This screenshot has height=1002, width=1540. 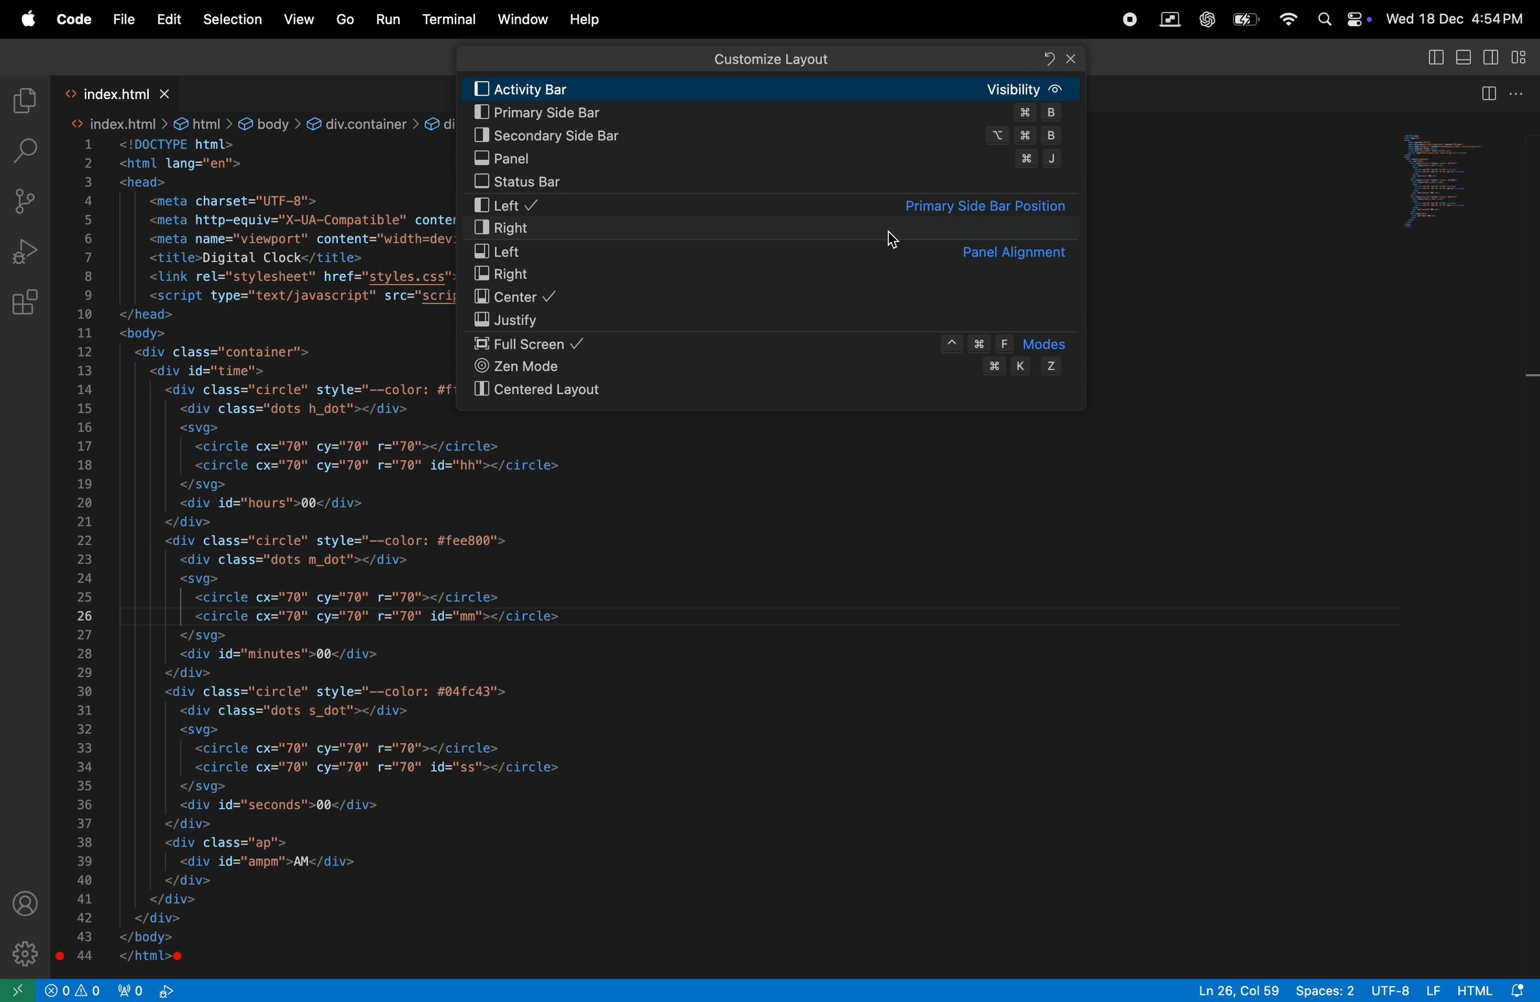 I want to click on Code, so click(x=74, y=19).